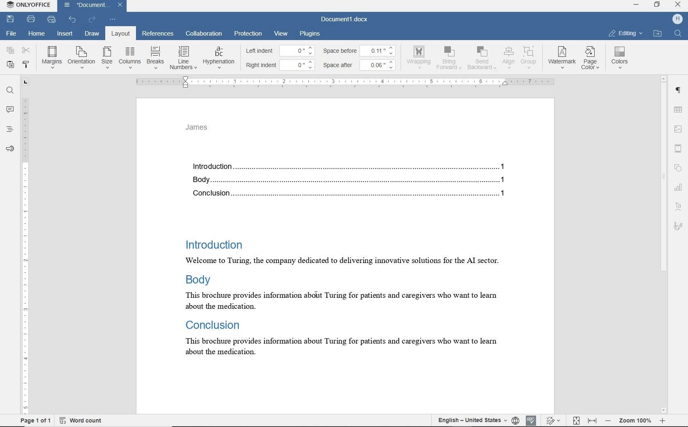  What do you see at coordinates (354, 261) in the screenshot?
I see `text` at bounding box center [354, 261].